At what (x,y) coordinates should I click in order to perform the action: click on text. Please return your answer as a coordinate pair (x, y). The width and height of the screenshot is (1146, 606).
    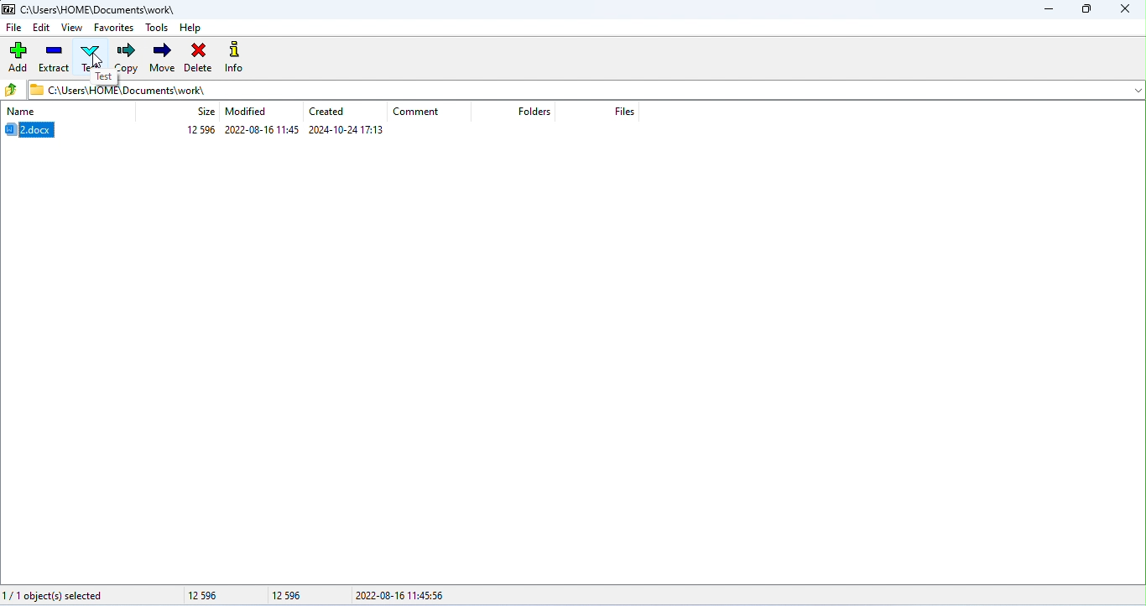
    Looking at the image, I should click on (92, 55).